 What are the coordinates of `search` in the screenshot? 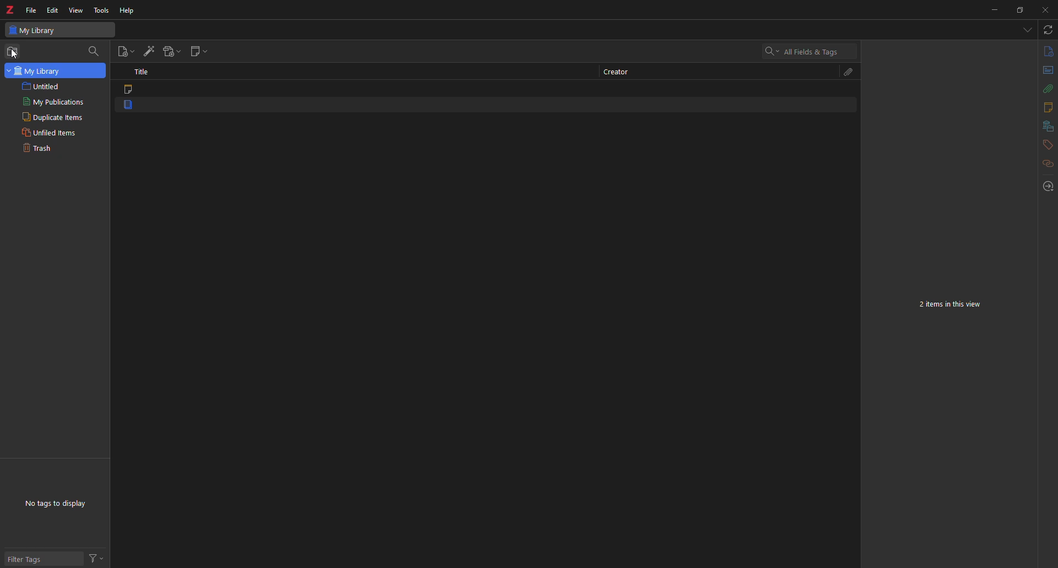 It's located at (96, 51).